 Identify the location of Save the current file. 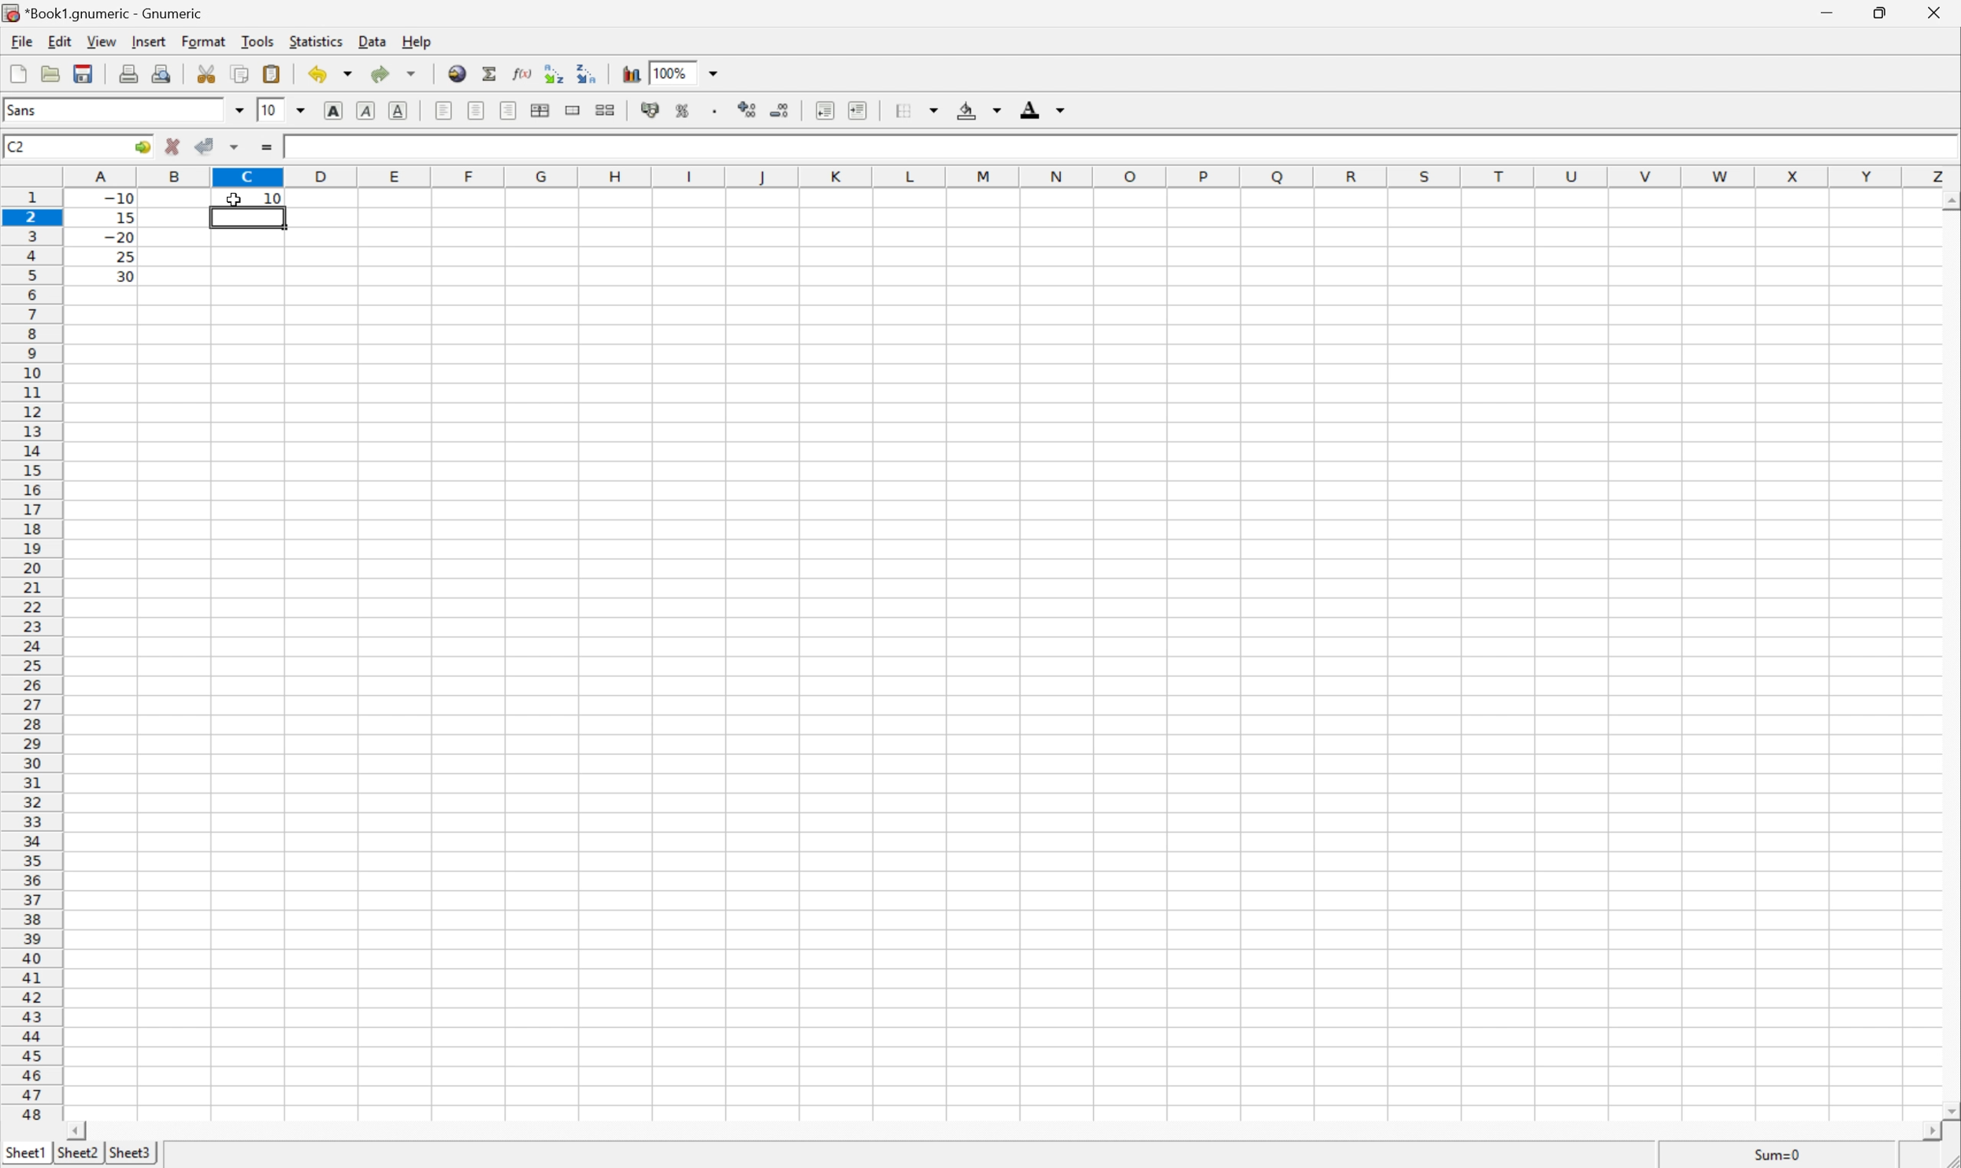
(85, 72).